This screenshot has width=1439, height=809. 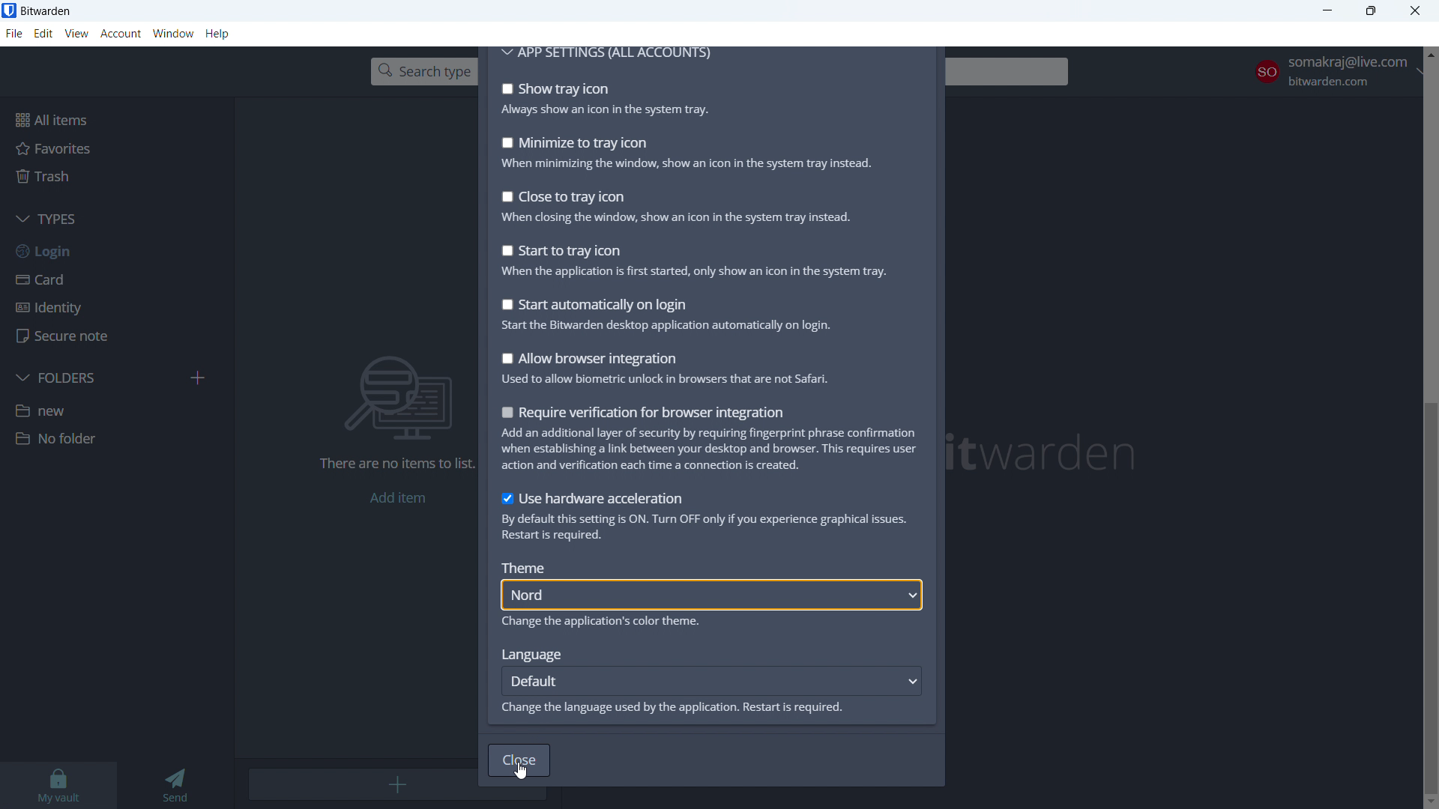 What do you see at coordinates (527, 566) in the screenshot?
I see `Theme` at bounding box center [527, 566].